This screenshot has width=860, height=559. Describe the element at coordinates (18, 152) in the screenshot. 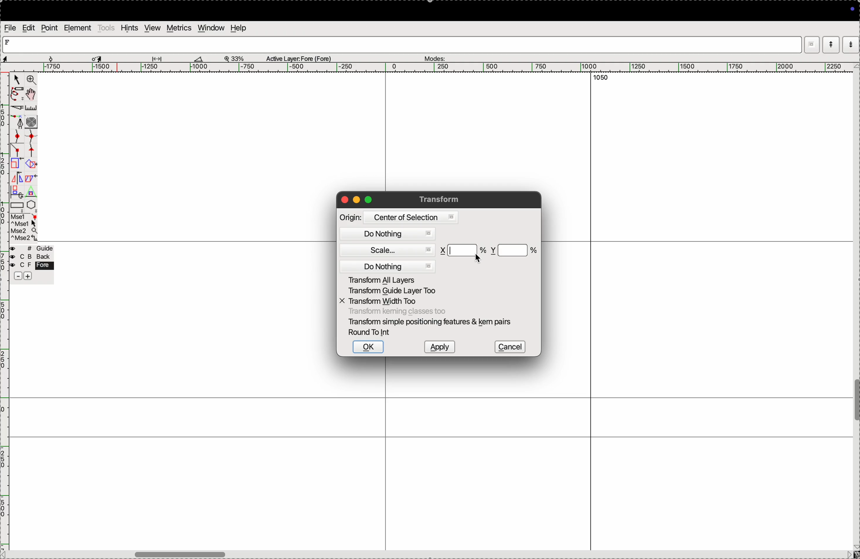

I see `line` at that location.